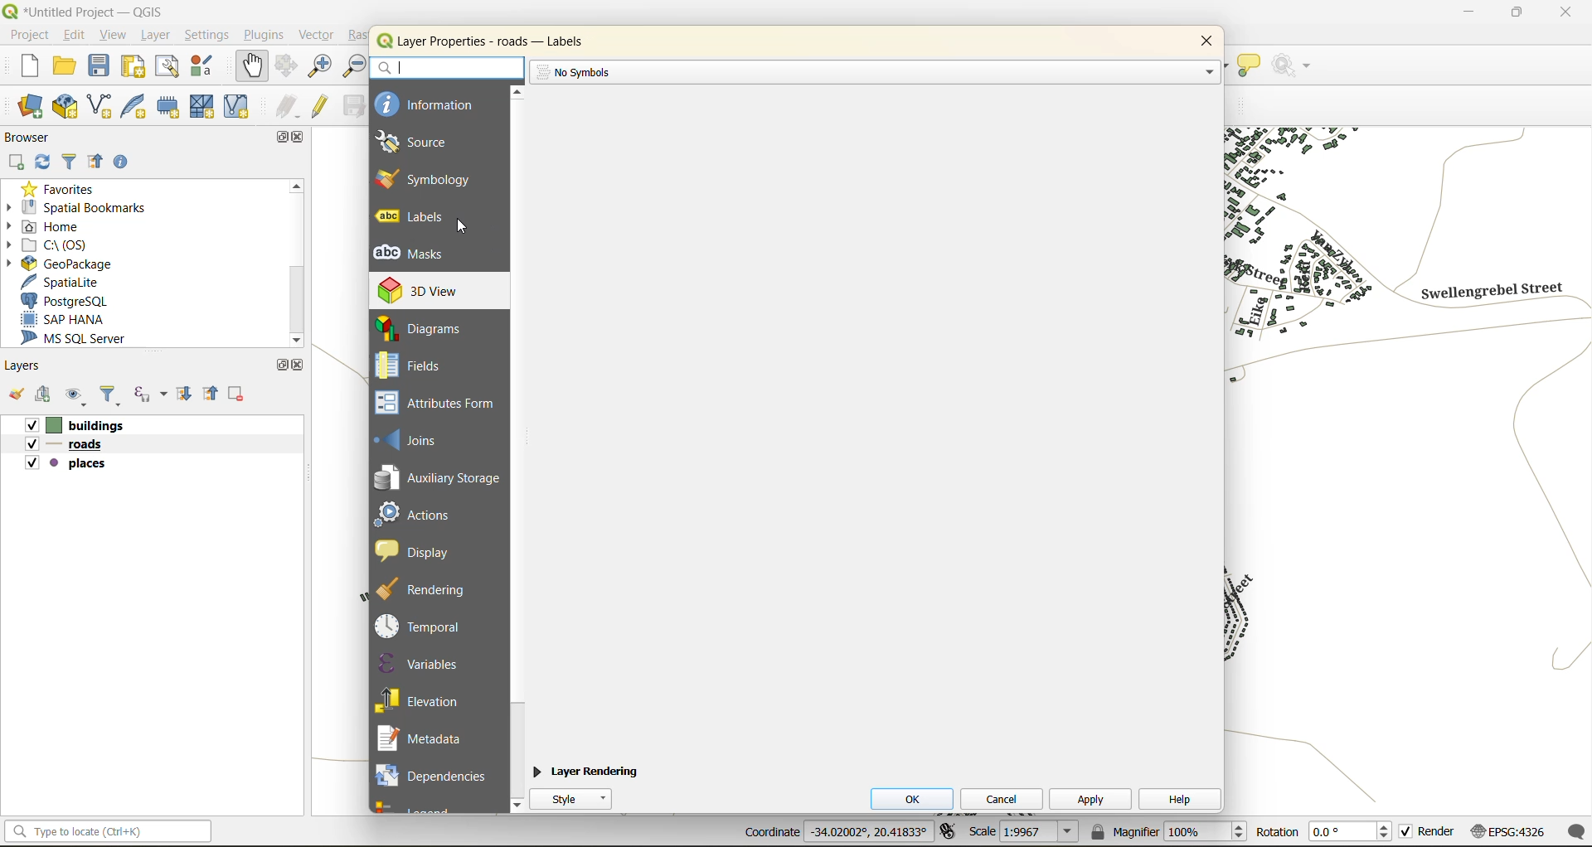 The height and width of the screenshot is (847, 1592). I want to click on c\:os, so click(60, 246).